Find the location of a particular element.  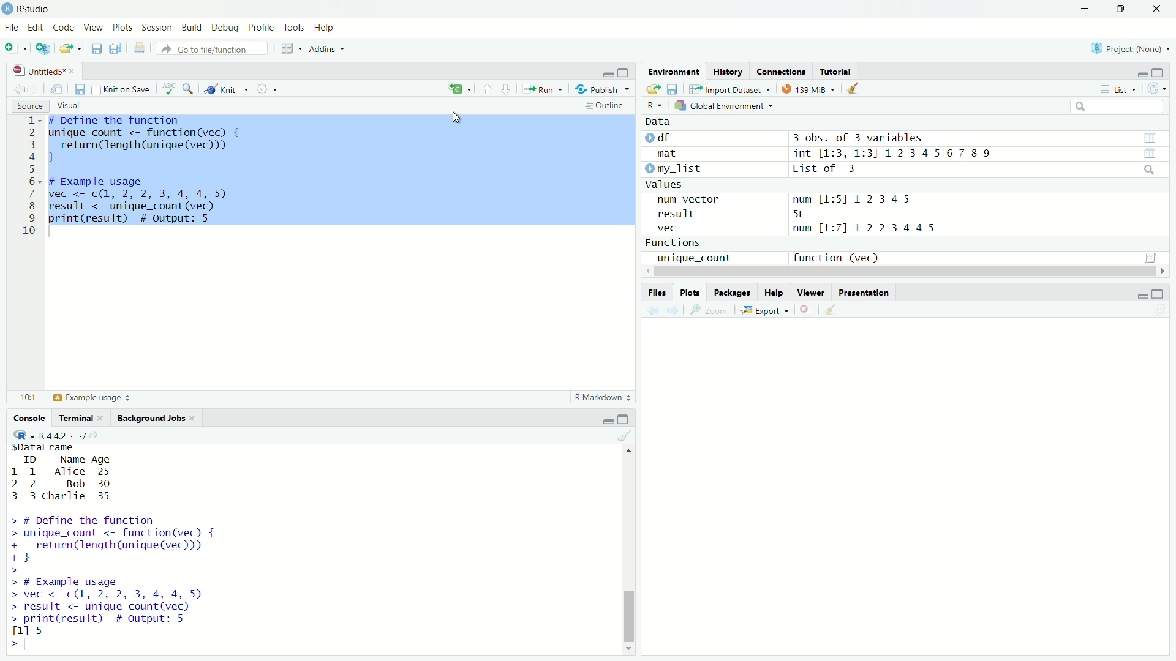

# Define the function
inique_count <- function(vec) {
return(length (unique (vec)))

J

¢ Example usage

vec <- c(1, 2, 2, 3, 4, 4, 5
result <- unique_count (vec)
orint(result) # output: 5 is located at coordinates (143, 173).